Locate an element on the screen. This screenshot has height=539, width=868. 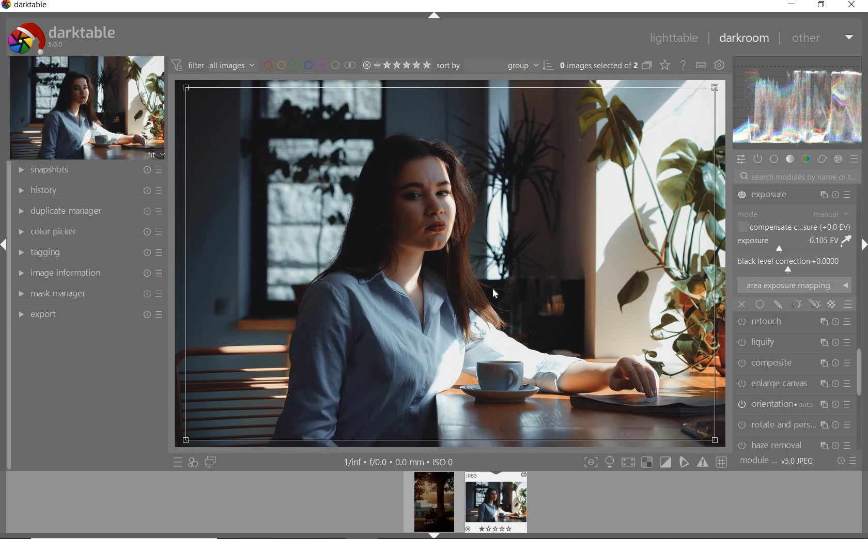
QUICK ACCESS PANEL is located at coordinates (740, 160).